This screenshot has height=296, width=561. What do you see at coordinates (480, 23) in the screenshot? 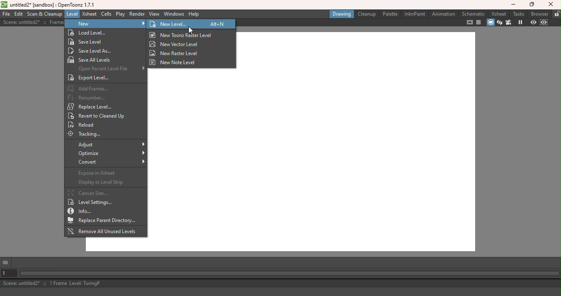
I see `Field guide` at bounding box center [480, 23].